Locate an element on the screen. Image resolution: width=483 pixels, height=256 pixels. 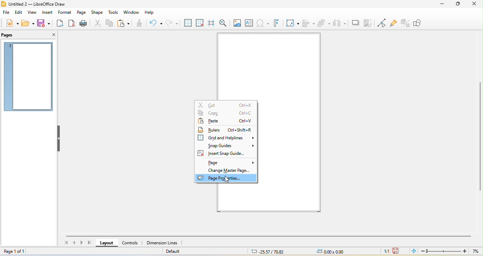
crop image is located at coordinates (369, 23).